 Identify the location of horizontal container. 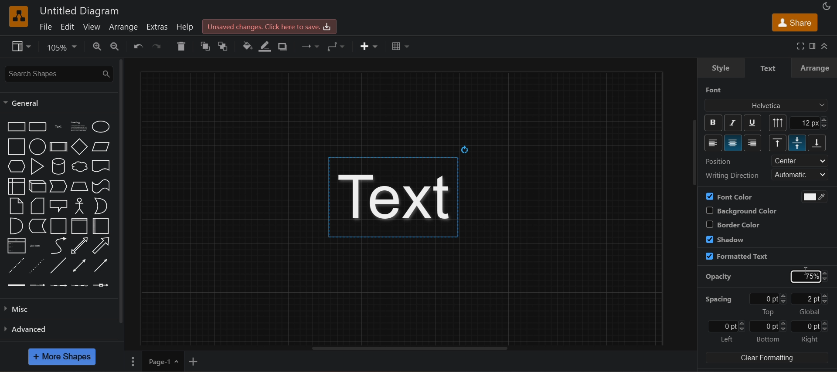
(102, 226).